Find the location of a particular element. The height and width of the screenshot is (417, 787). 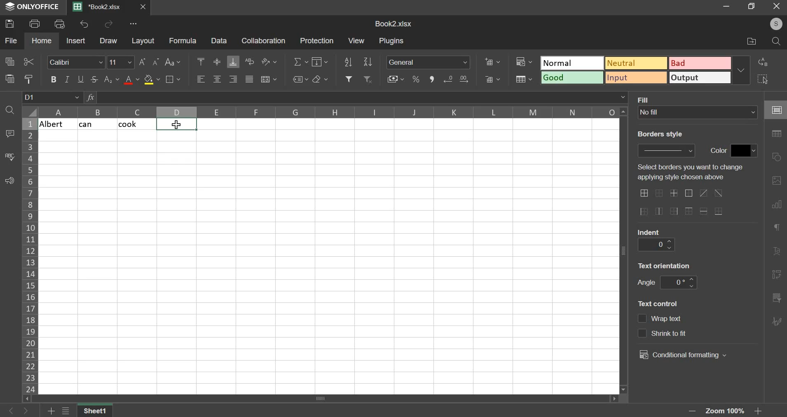

view more is located at coordinates (134, 24).